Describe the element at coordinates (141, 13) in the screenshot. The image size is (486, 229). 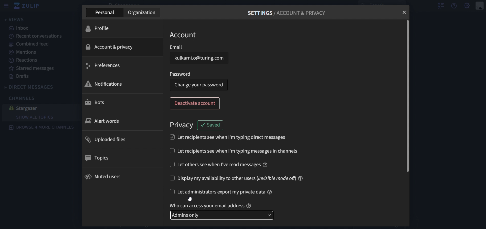
I see `organization` at that location.